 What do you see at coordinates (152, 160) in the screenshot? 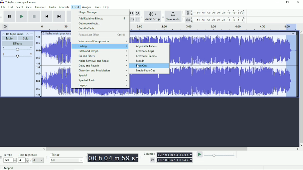
I see `settings` at bounding box center [152, 160].